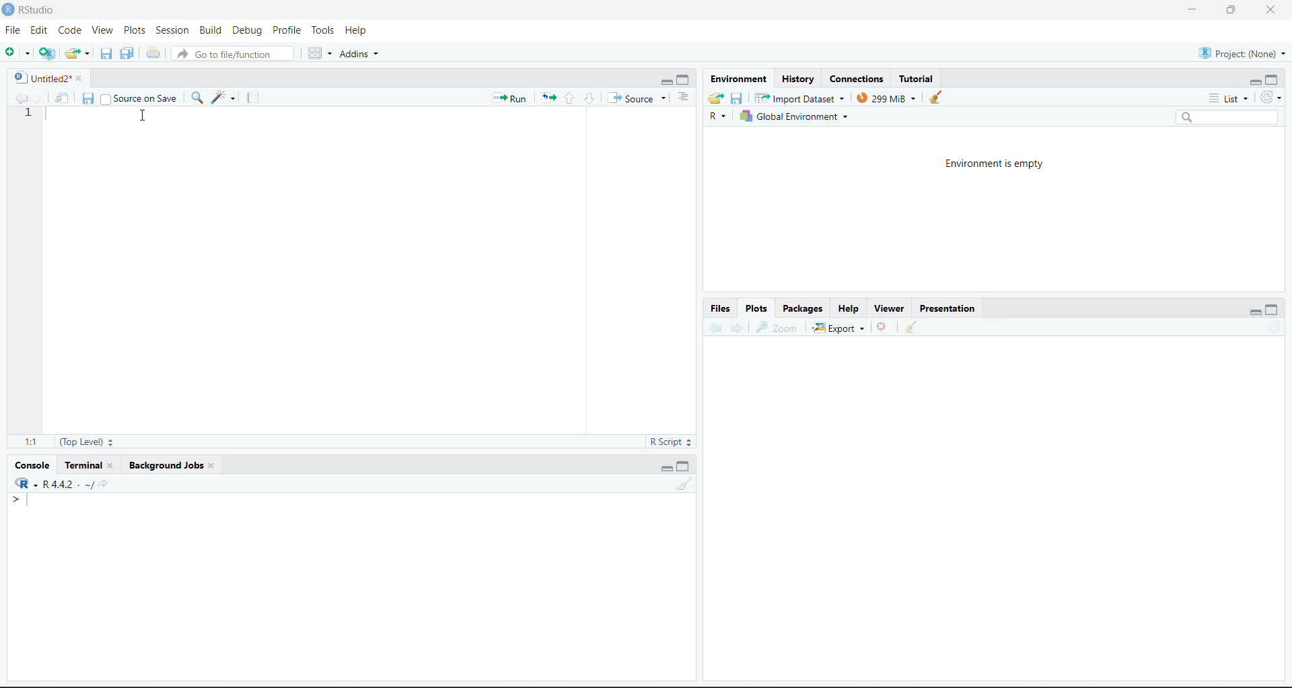  Describe the element at coordinates (139, 99) in the screenshot. I see `source on save` at that location.